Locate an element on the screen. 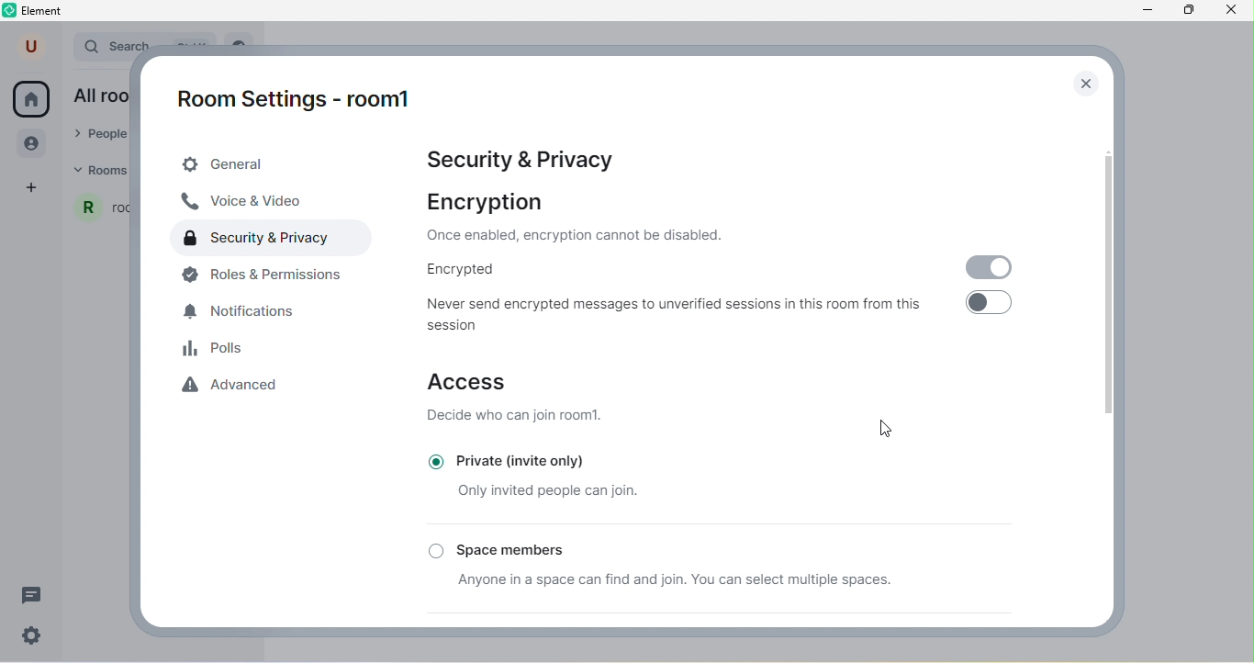 The image size is (1254, 663). maximize is located at coordinates (1192, 12).